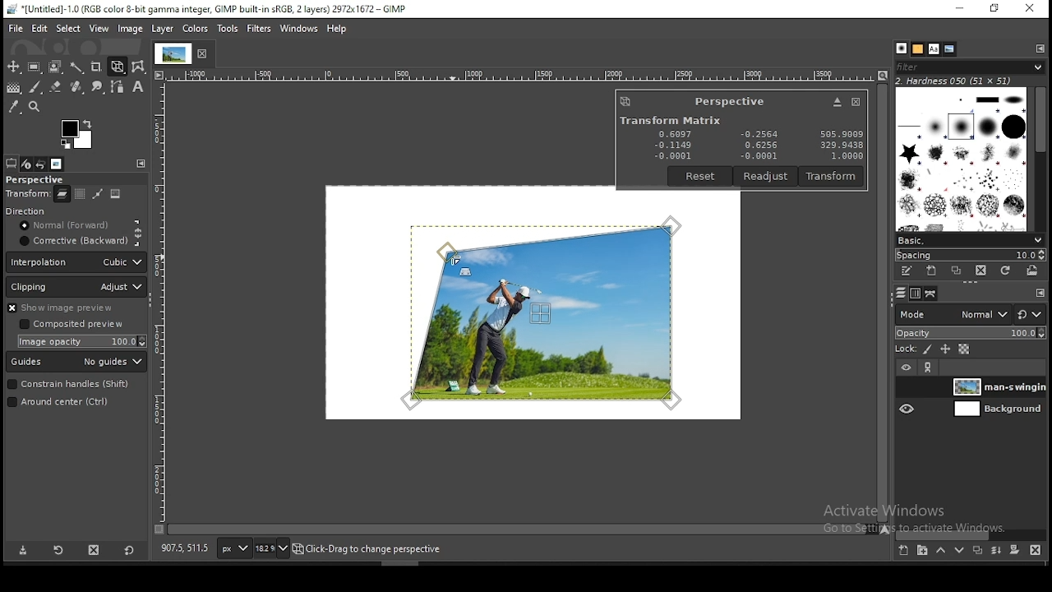  Describe the element at coordinates (673, 155) in the screenshot. I see `-0.0001` at that location.